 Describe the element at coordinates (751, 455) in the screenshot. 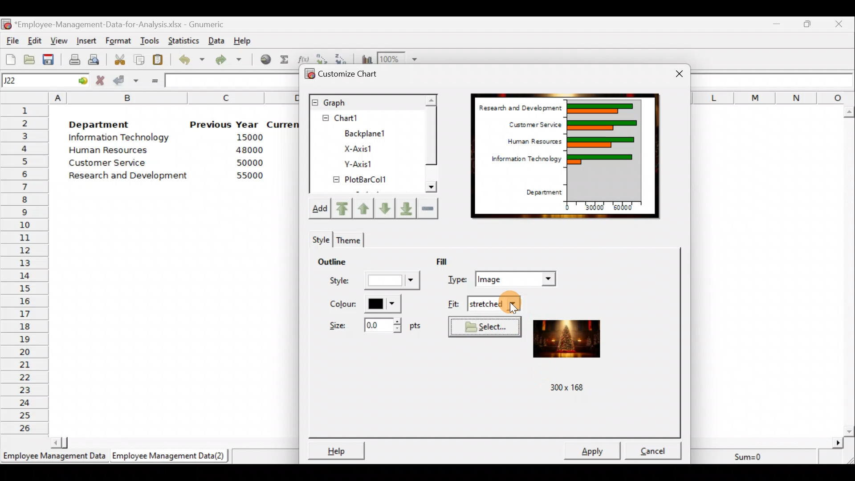

I see `Sum=0` at that location.